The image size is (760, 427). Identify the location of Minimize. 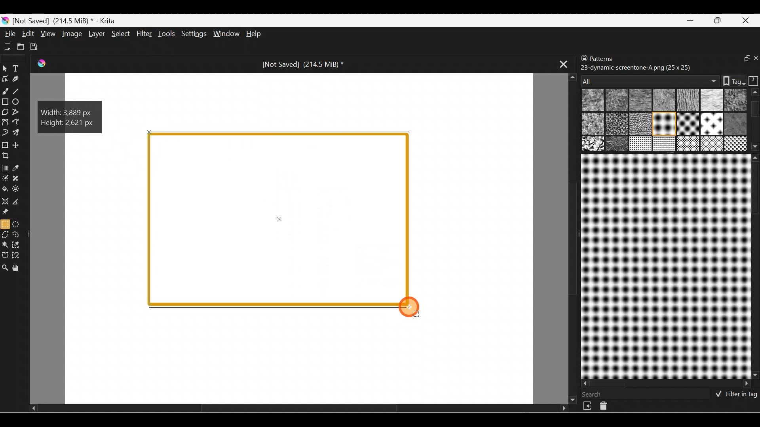
(691, 20).